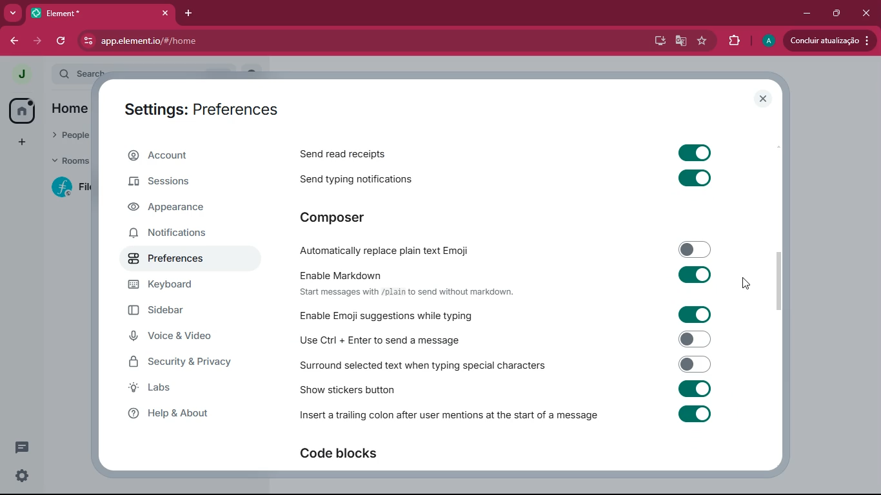 The width and height of the screenshot is (881, 495). What do you see at coordinates (747, 286) in the screenshot?
I see `cursor` at bounding box center [747, 286].